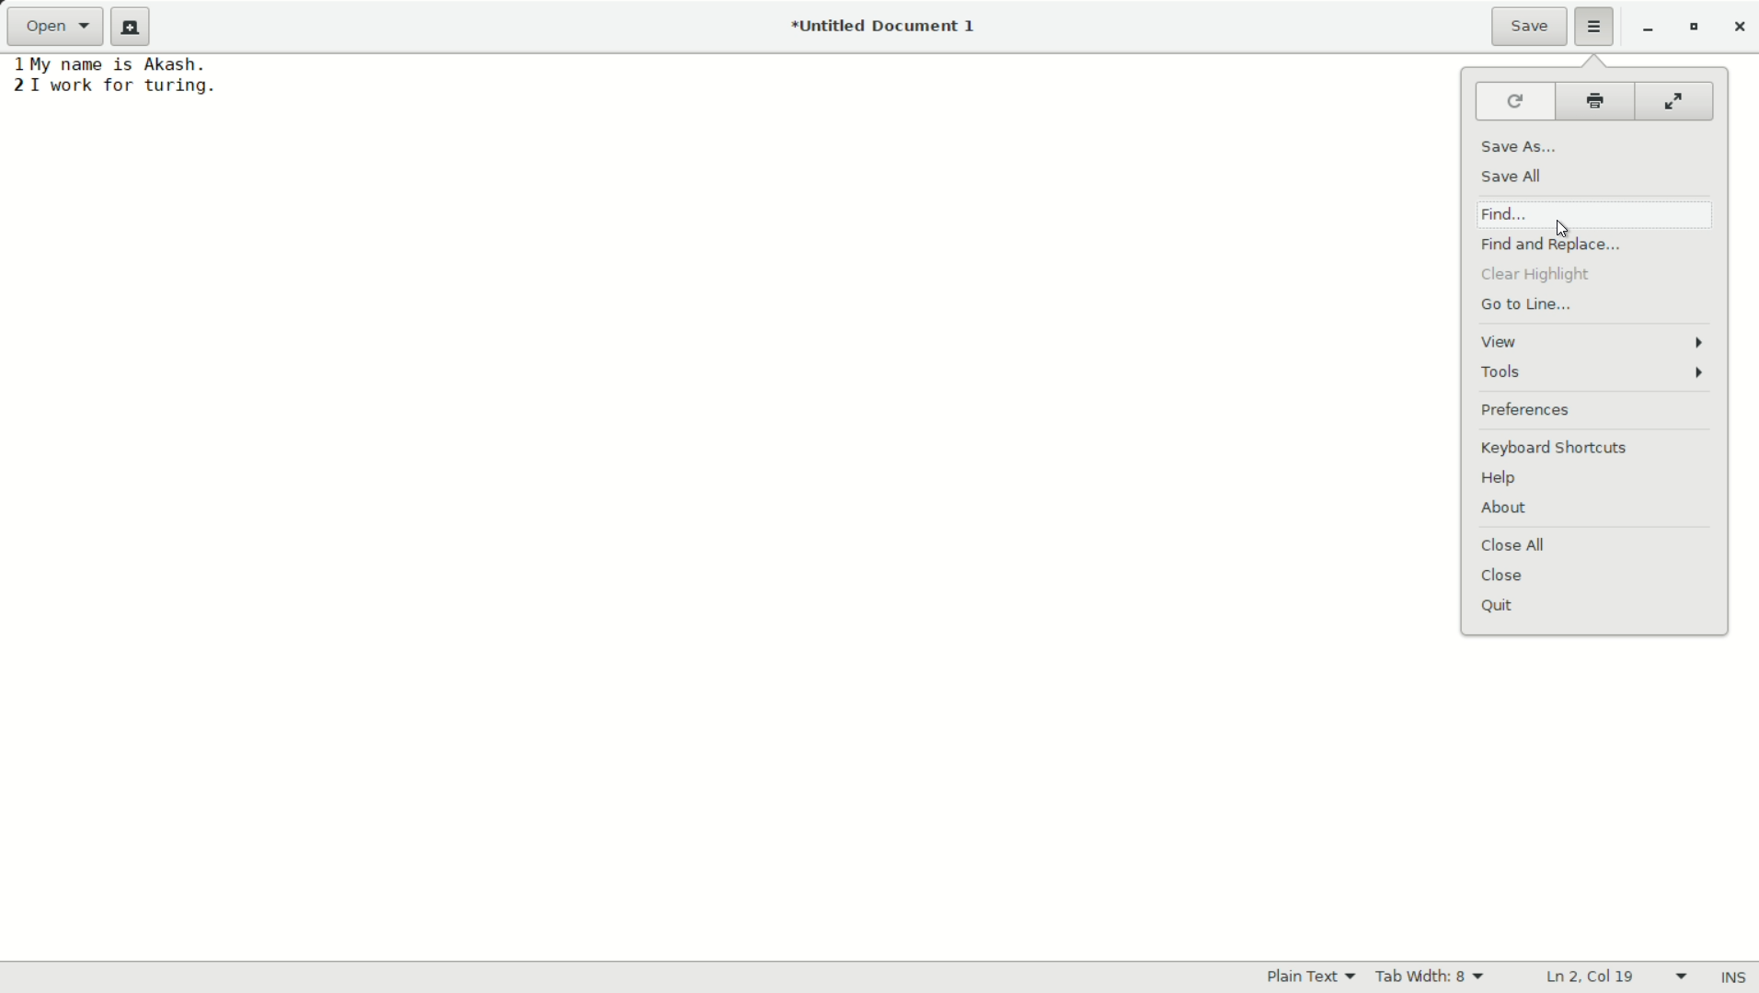 This screenshot has width=1759, height=993. I want to click on preferences, so click(1525, 411).